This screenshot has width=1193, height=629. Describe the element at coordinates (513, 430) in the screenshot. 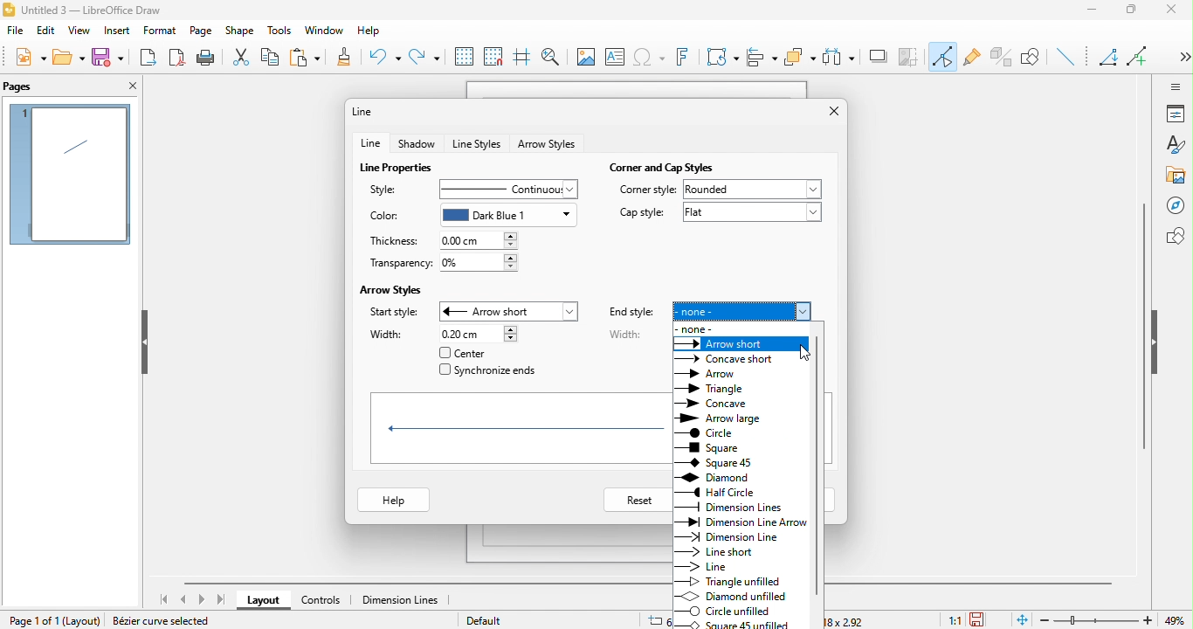

I see `shapes` at that location.